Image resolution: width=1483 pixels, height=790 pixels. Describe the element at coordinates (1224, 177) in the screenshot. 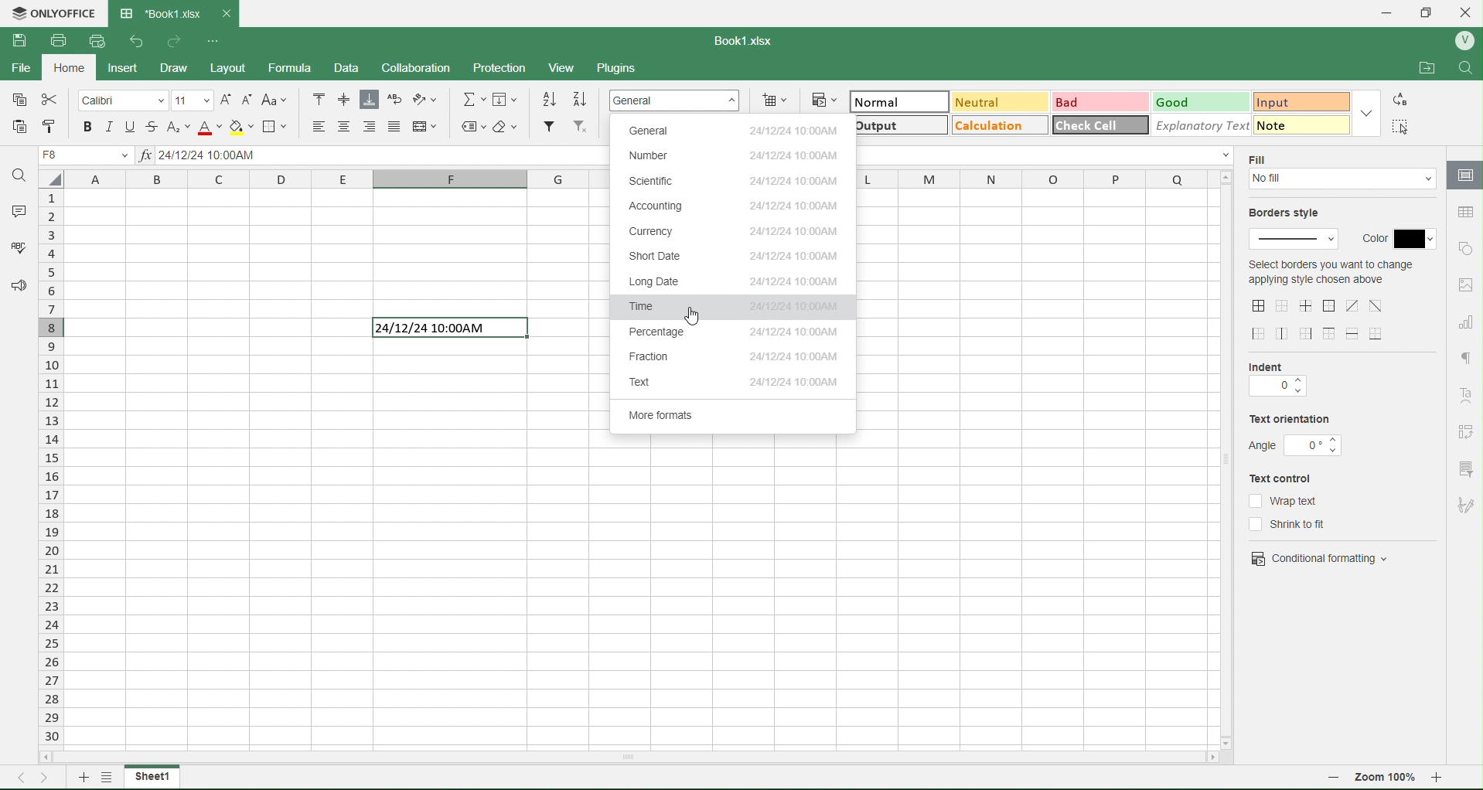

I see `scroll up` at that location.